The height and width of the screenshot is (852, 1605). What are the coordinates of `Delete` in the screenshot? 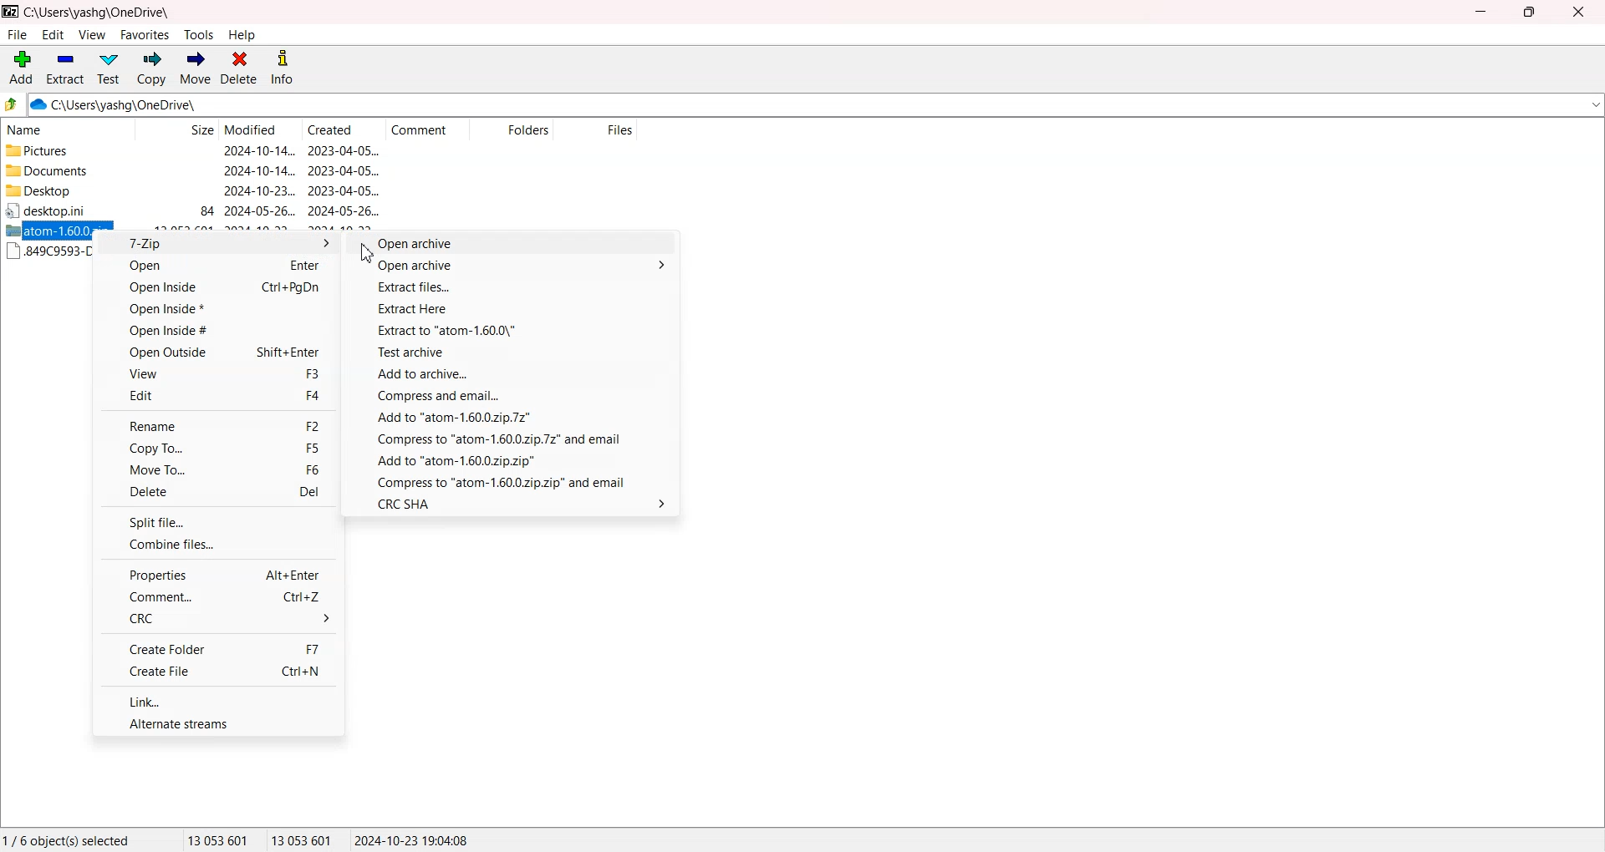 It's located at (239, 68).